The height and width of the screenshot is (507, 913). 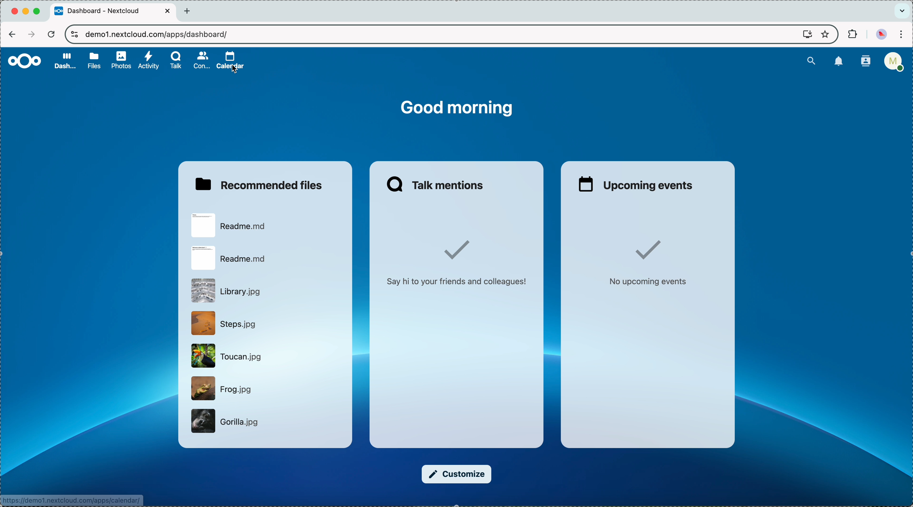 What do you see at coordinates (222, 388) in the screenshot?
I see `file` at bounding box center [222, 388].